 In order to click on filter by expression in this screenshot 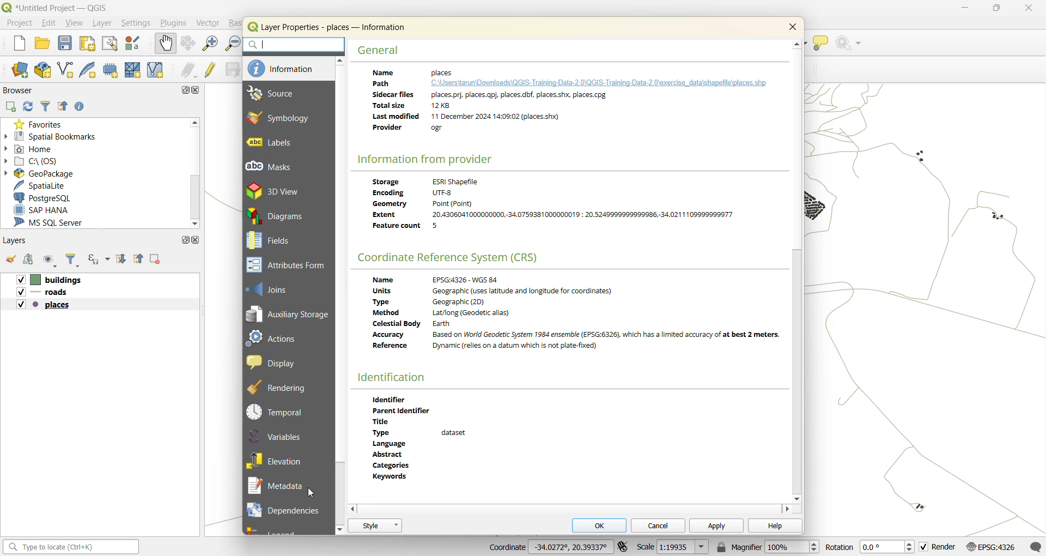, I will do `click(100, 257)`.